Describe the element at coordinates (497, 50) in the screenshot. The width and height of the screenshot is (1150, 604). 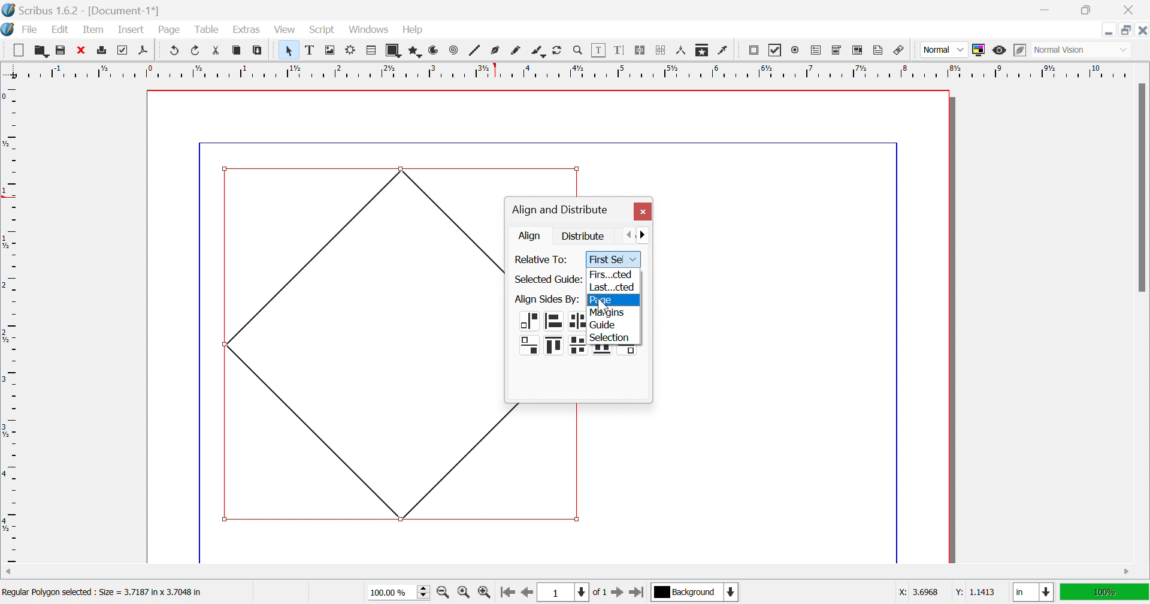
I see `Bezler curve` at that location.